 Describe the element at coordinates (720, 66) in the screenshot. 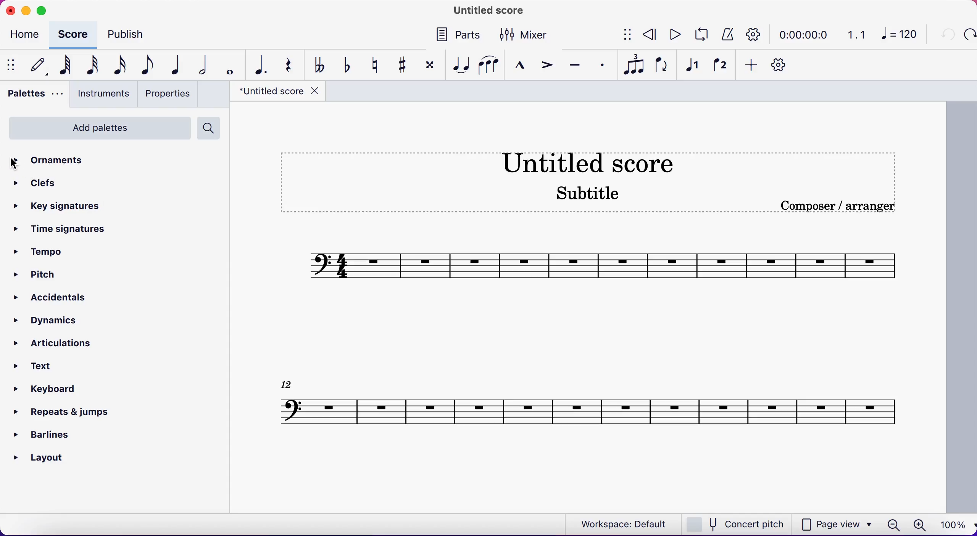

I see `voice 2` at that location.